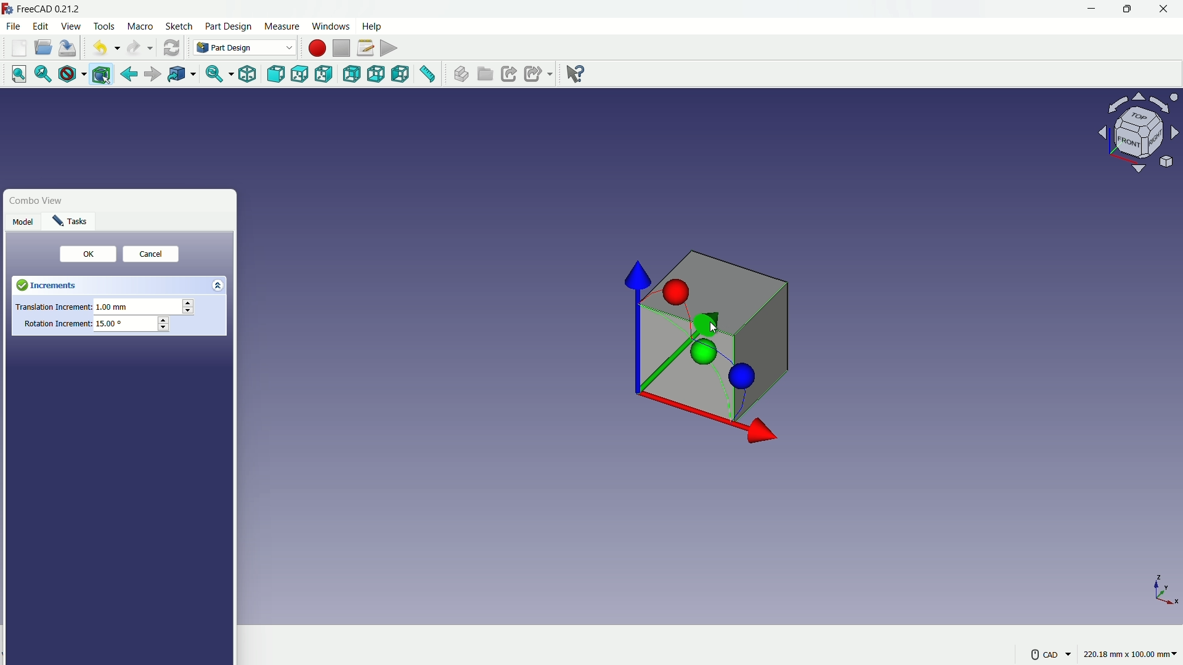 Image resolution: width=1183 pixels, height=665 pixels. What do you see at coordinates (70, 75) in the screenshot?
I see `draw style` at bounding box center [70, 75].